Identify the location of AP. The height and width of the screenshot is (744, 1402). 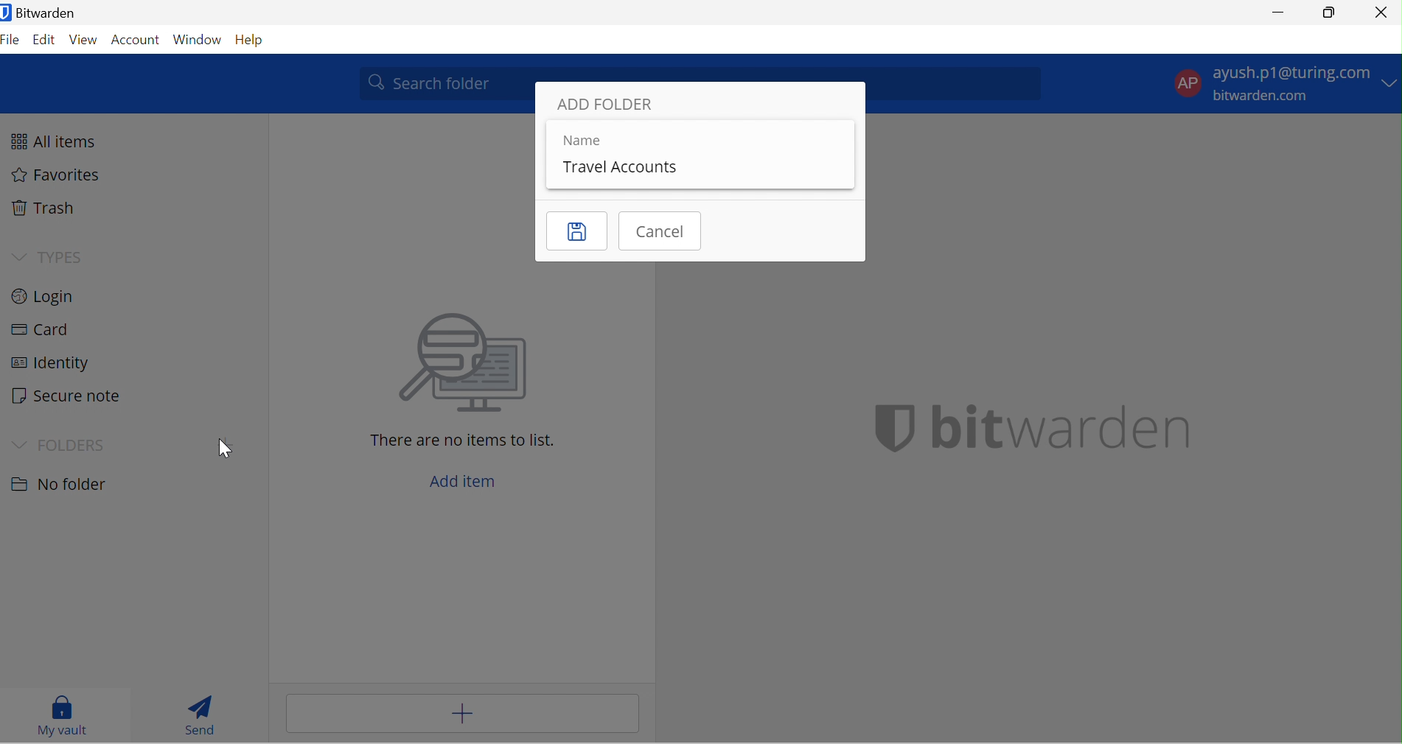
(1183, 81).